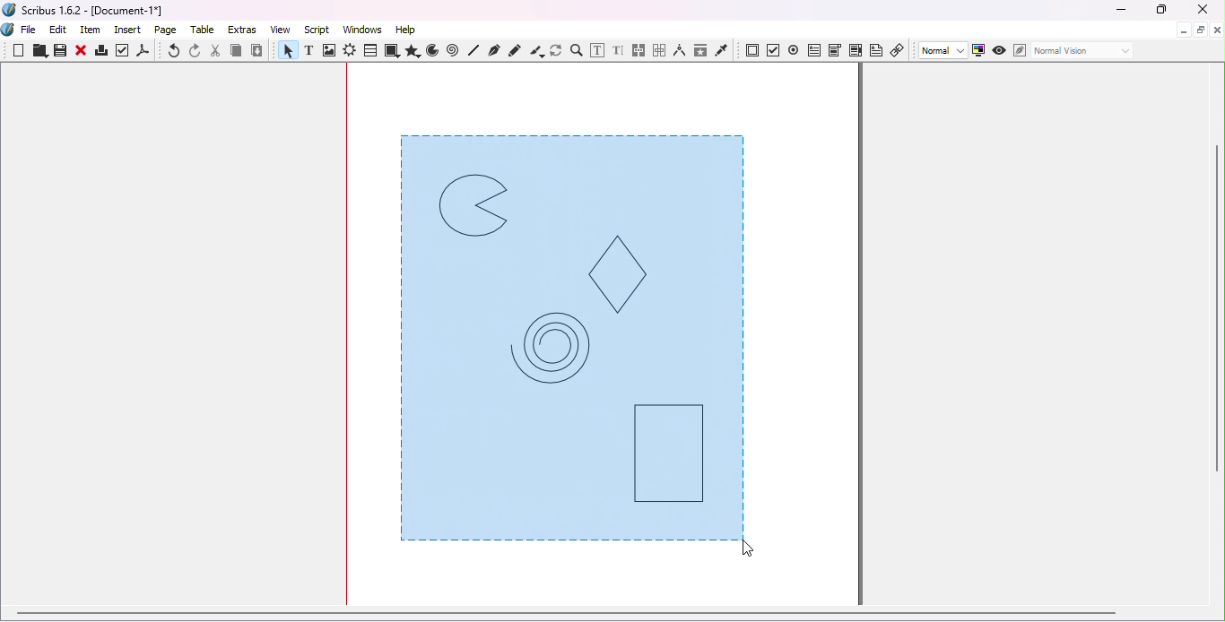  Describe the element at coordinates (144, 53) in the screenshot. I see `save as PDF` at that location.